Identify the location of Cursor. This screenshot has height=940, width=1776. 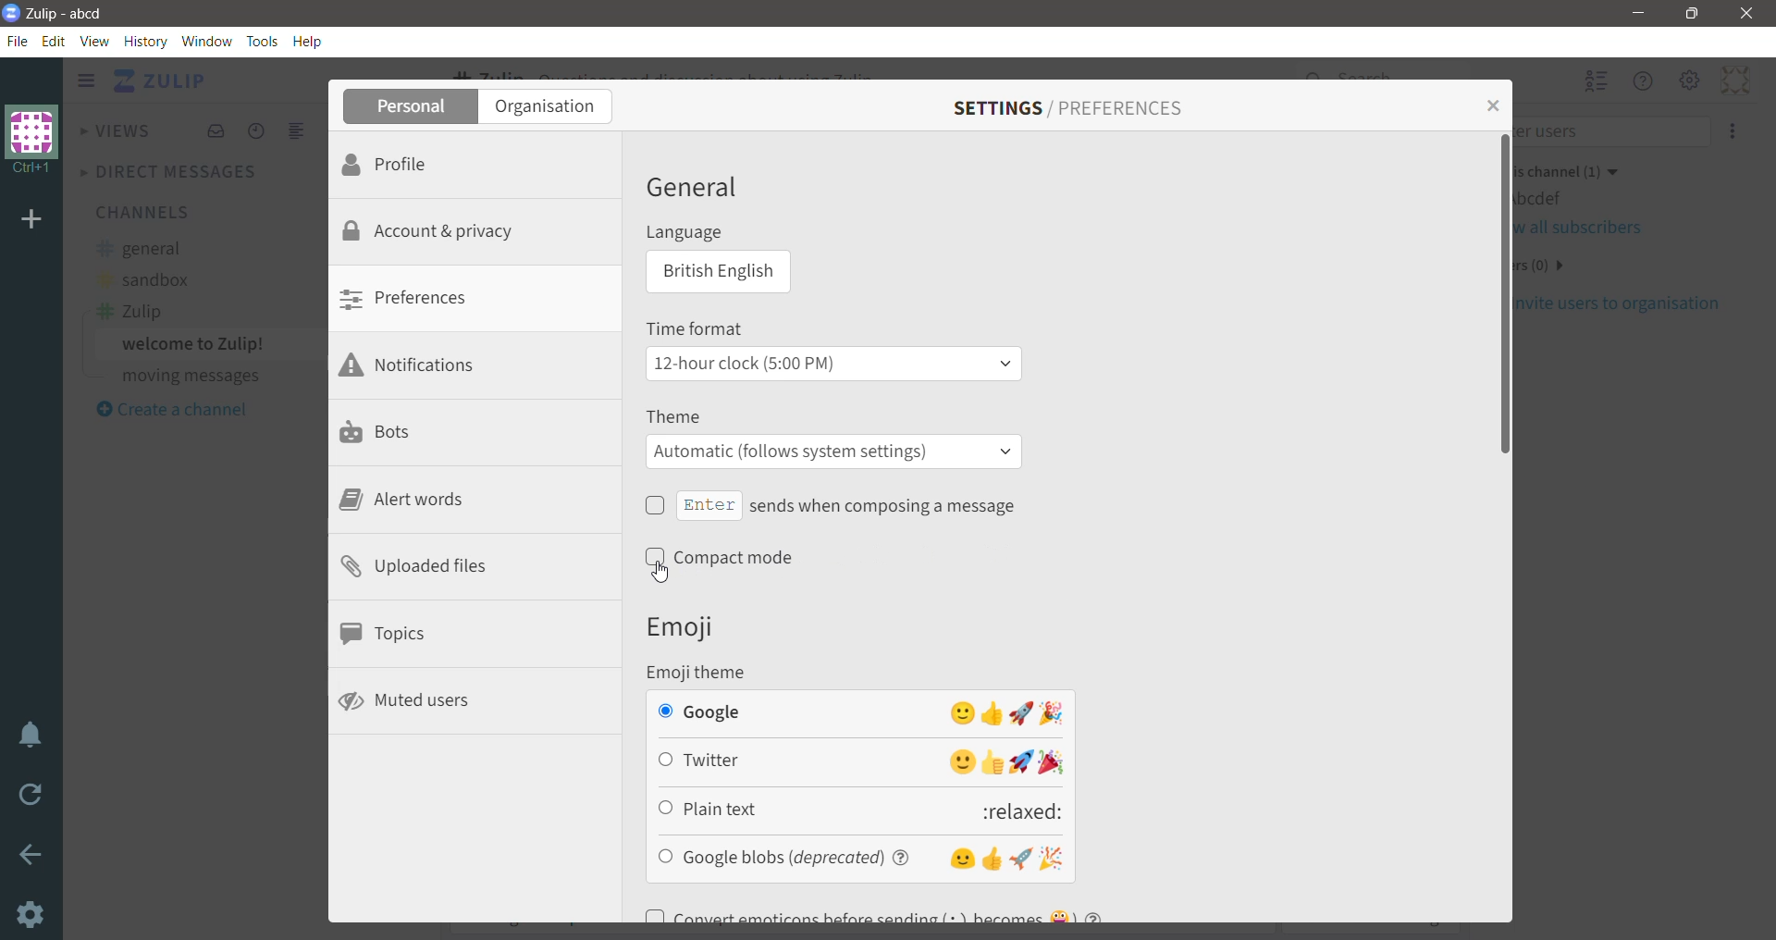
(669, 573).